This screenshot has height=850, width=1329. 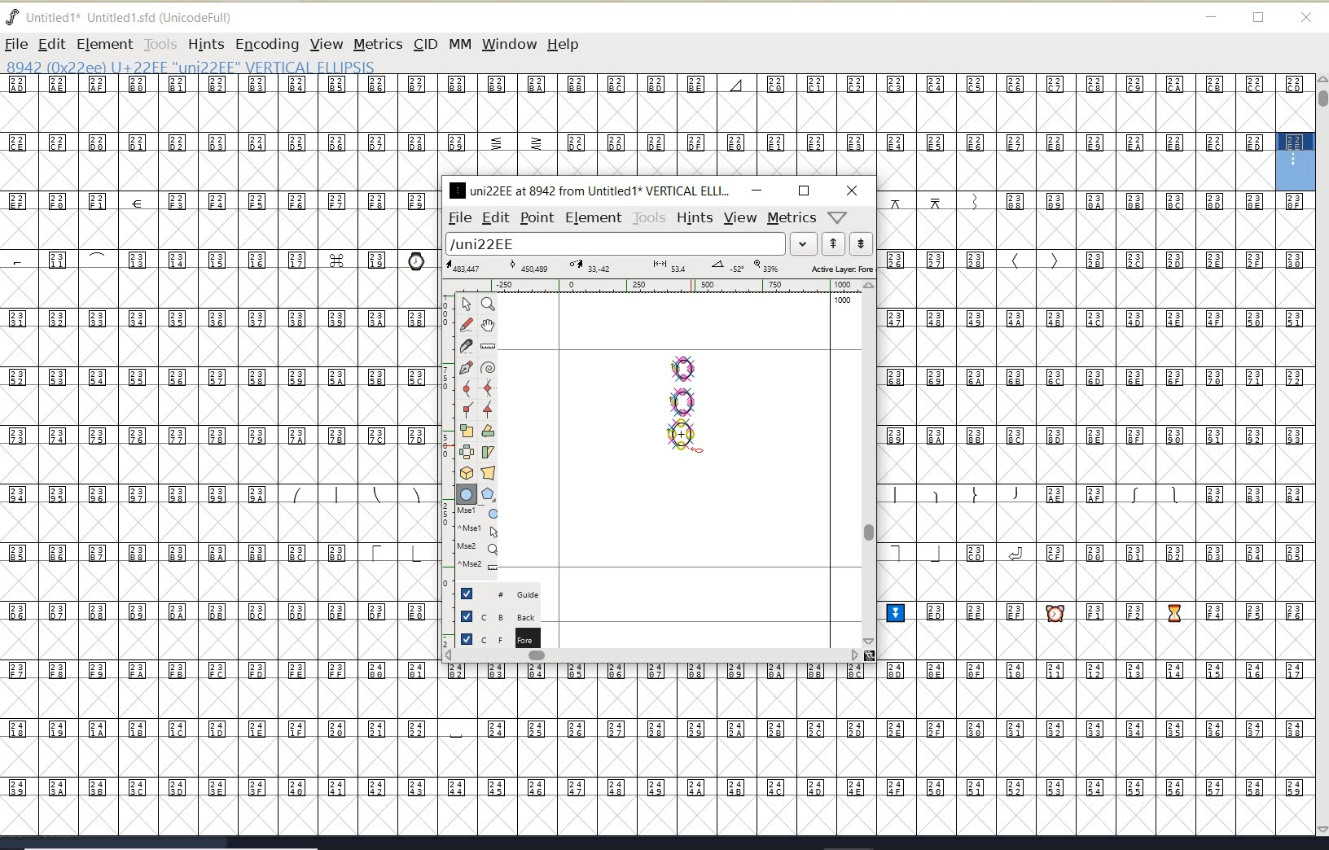 I want to click on load word list, so click(x=628, y=245).